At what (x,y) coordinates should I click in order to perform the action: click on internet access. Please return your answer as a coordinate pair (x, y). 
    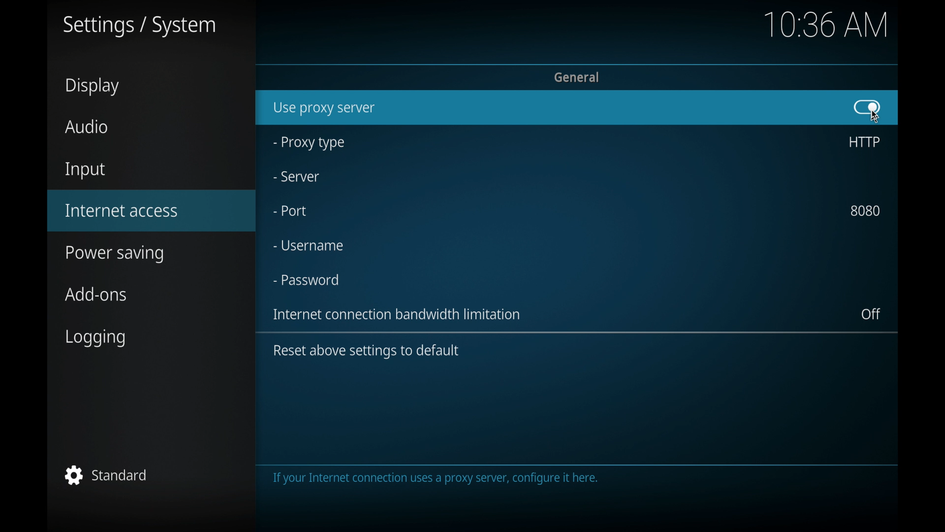
    Looking at the image, I should click on (122, 211).